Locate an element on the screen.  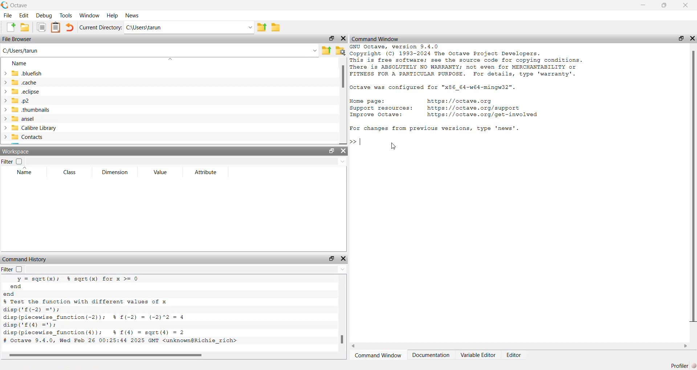
Command window is located at coordinates (379, 355).